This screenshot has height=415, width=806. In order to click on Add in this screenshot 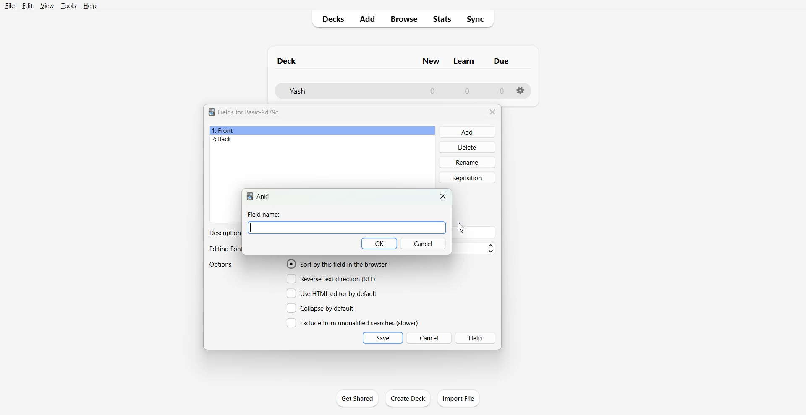, I will do `click(468, 132)`.